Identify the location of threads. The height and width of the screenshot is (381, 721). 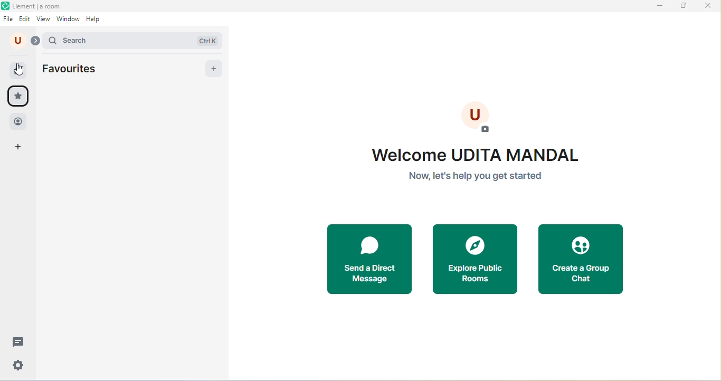
(16, 341).